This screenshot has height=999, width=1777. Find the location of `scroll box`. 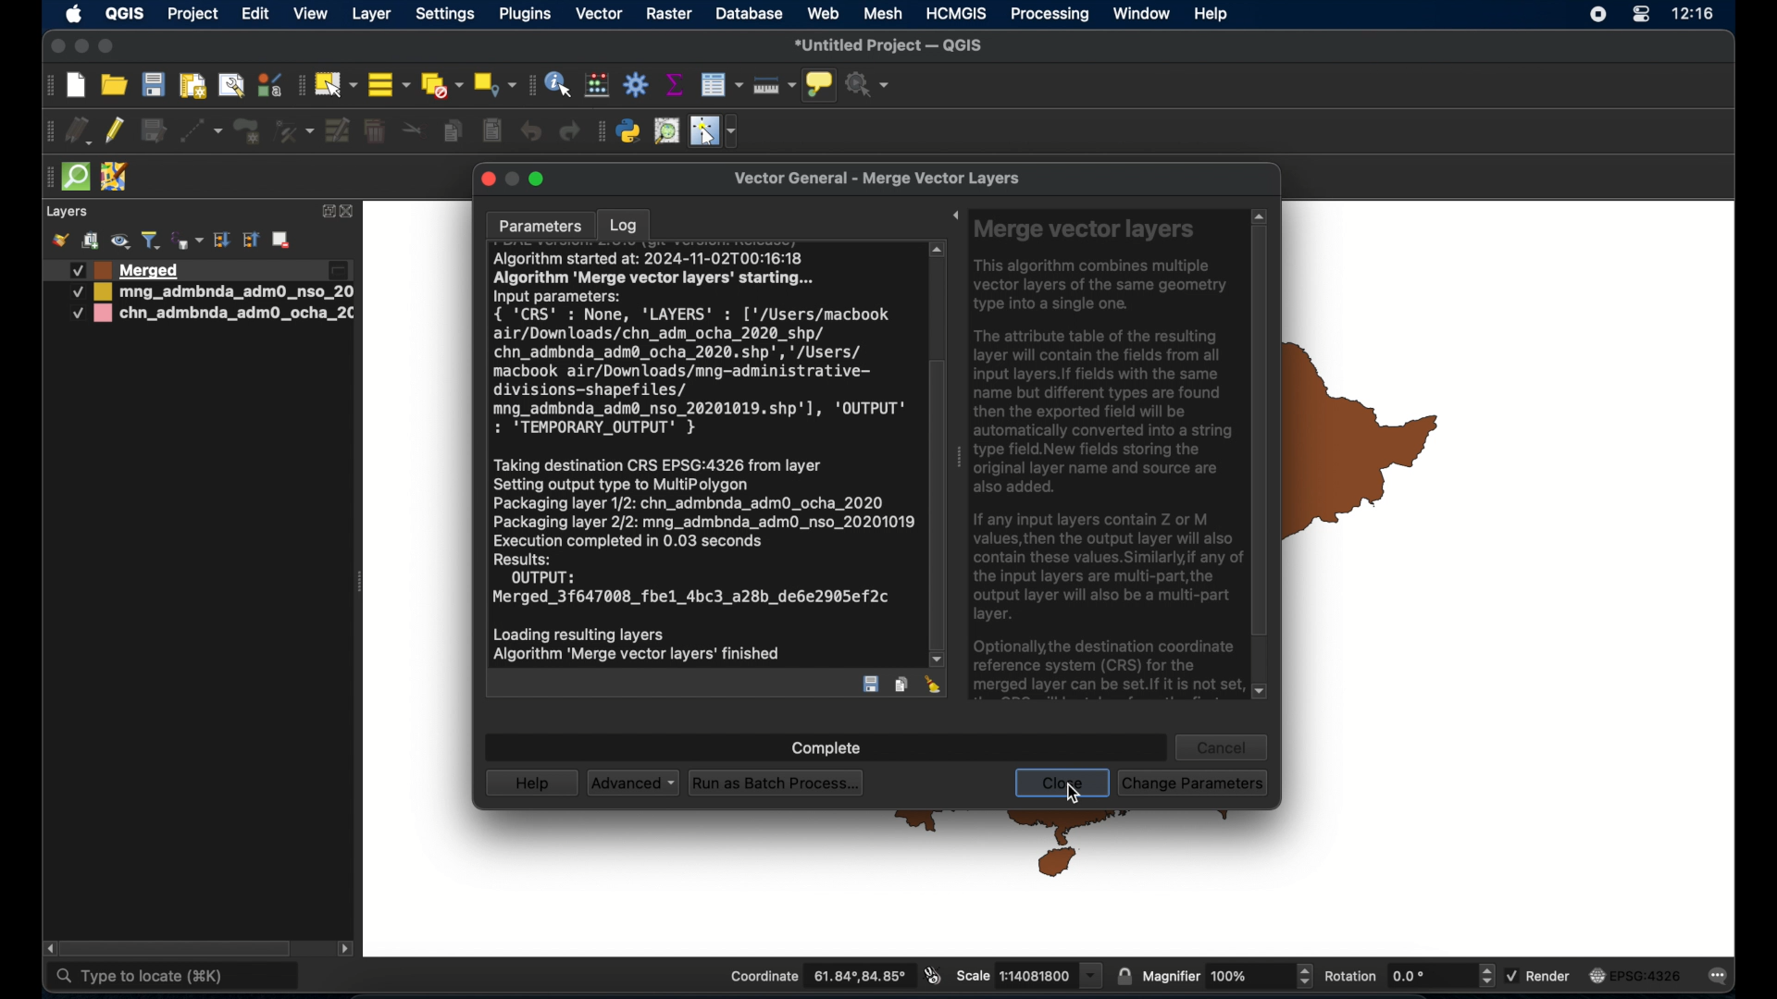

scroll box is located at coordinates (1260, 434).